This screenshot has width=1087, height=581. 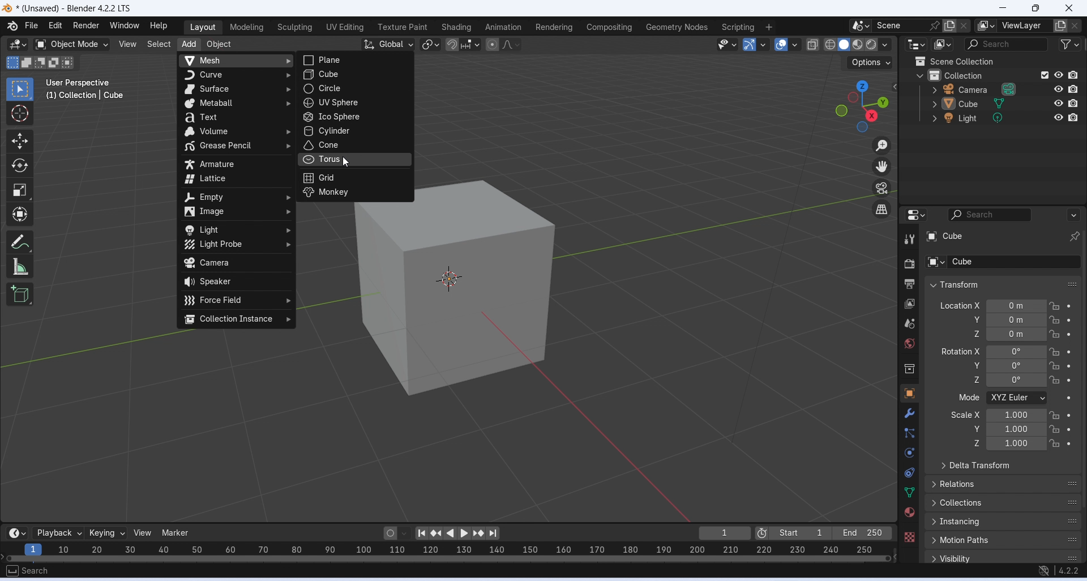 I want to click on Object, so click(x=909, y=393).